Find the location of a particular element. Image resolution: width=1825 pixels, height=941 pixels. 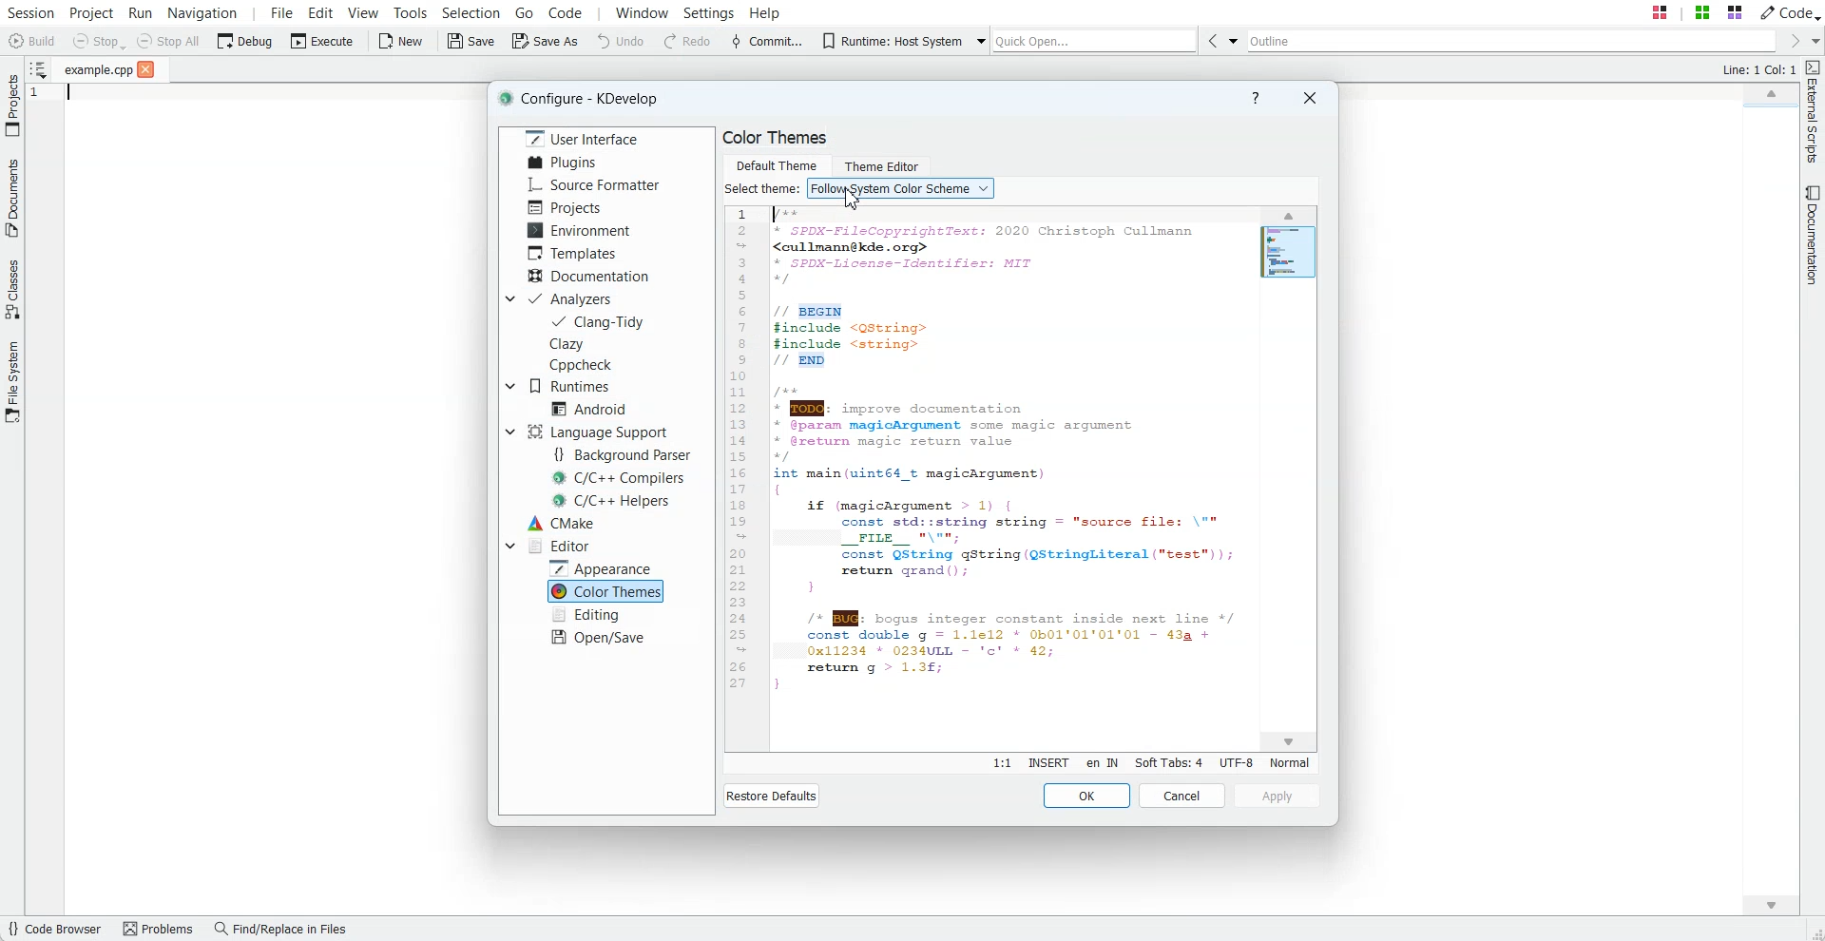

Drop down box is located at coordinates (509, 432).